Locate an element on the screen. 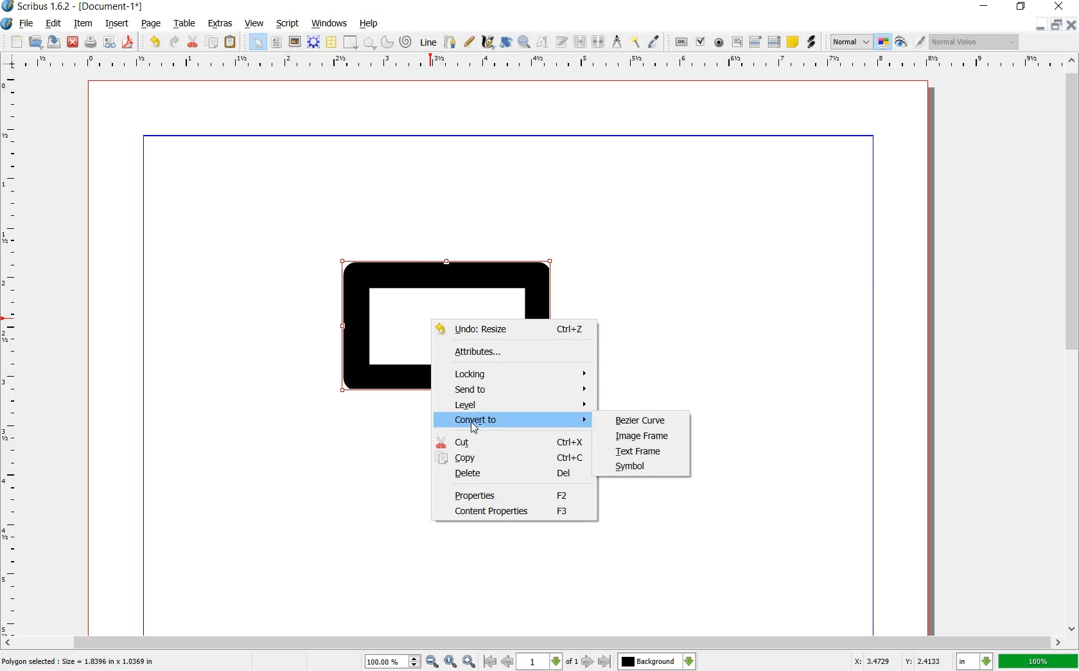 This screenshot has height=671, width=1079. ruler is located at coordinates (532, 62).